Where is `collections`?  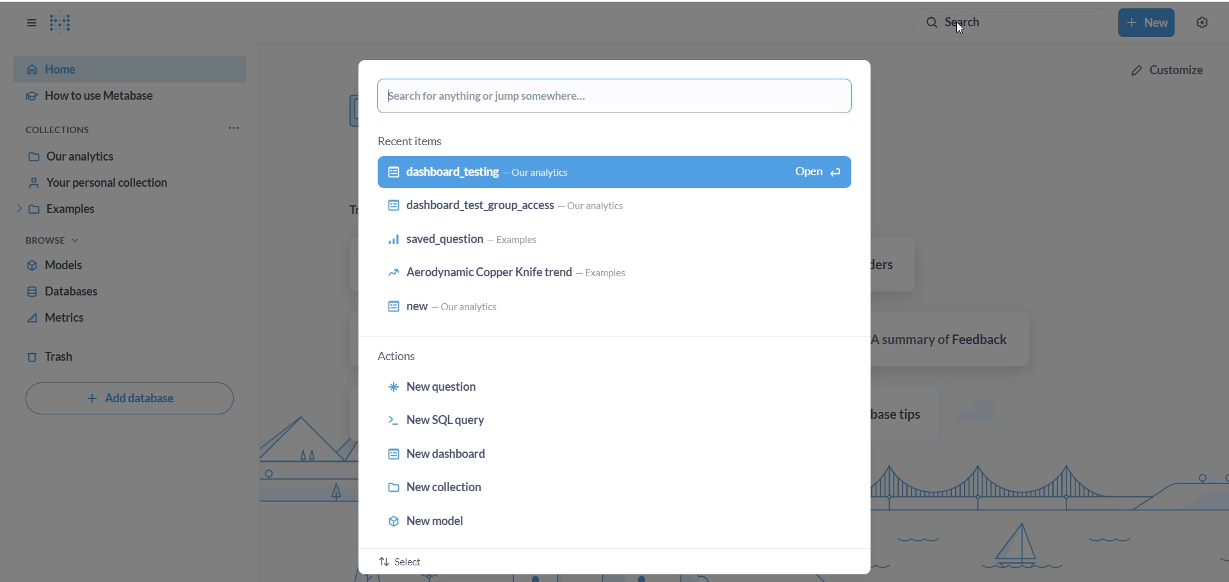 collections is located at coordinates (70, 130).